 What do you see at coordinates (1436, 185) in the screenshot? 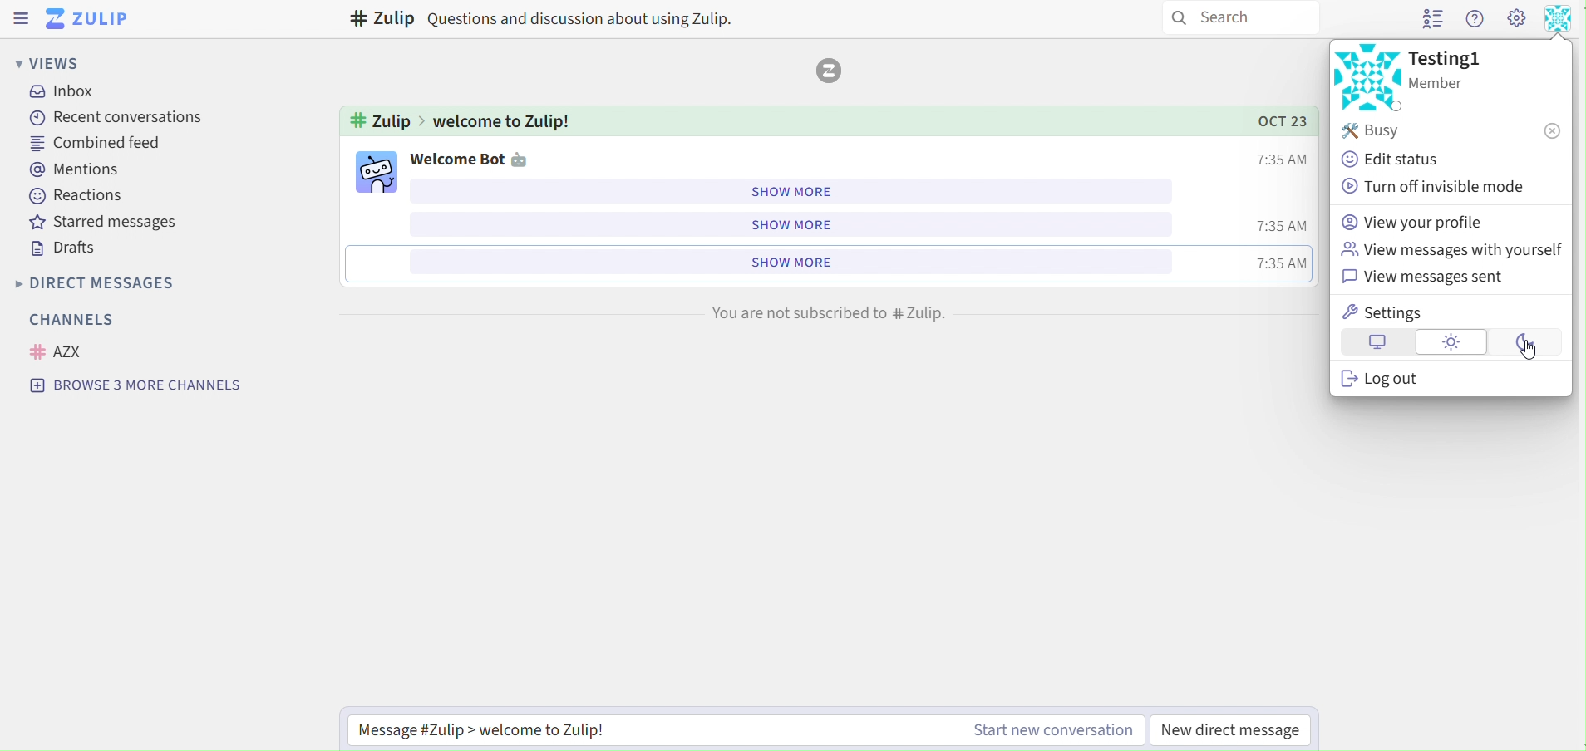
I see `turn off invisible mode` at bounding box center [1436, 185].